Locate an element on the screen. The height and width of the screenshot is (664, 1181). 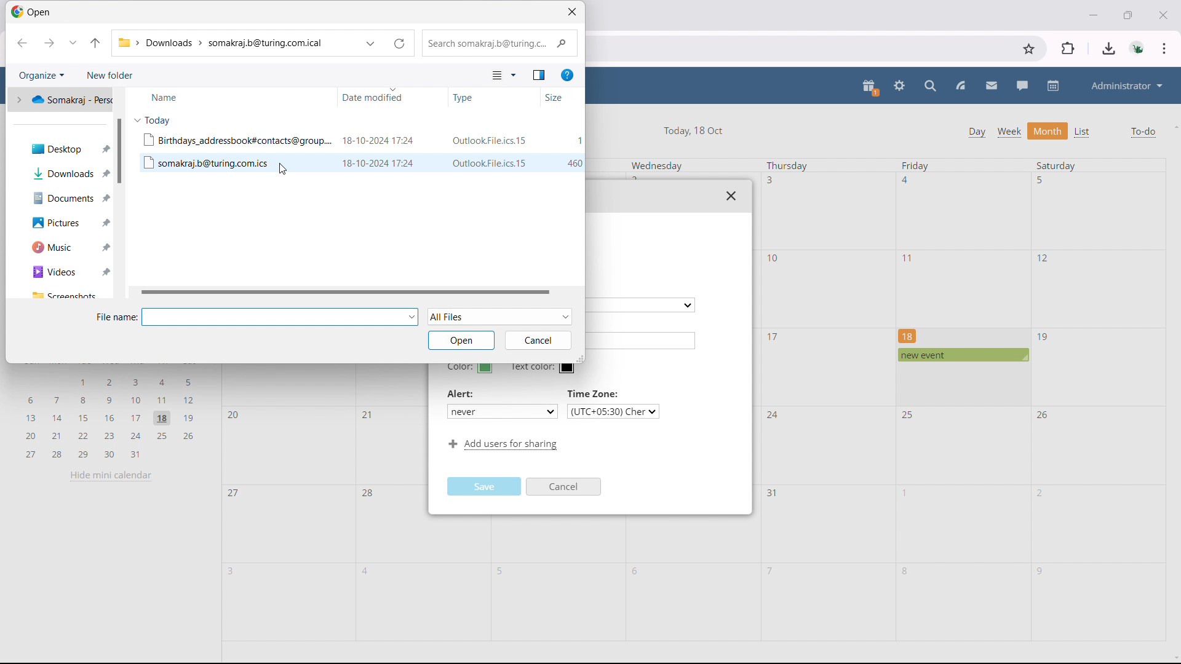
3 is located at coordinates (770, 180).